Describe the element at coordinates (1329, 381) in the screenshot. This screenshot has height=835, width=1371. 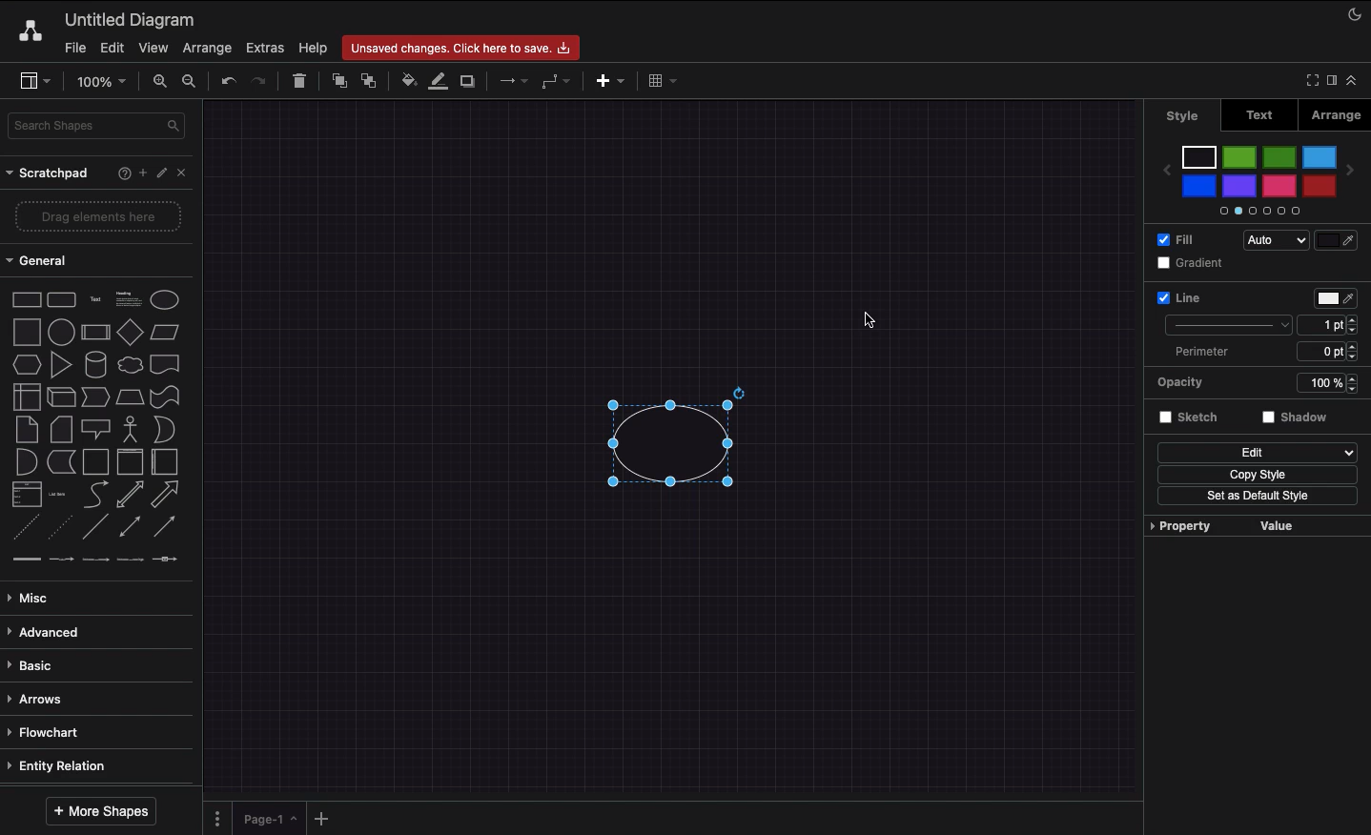
I see `100%` at that location.